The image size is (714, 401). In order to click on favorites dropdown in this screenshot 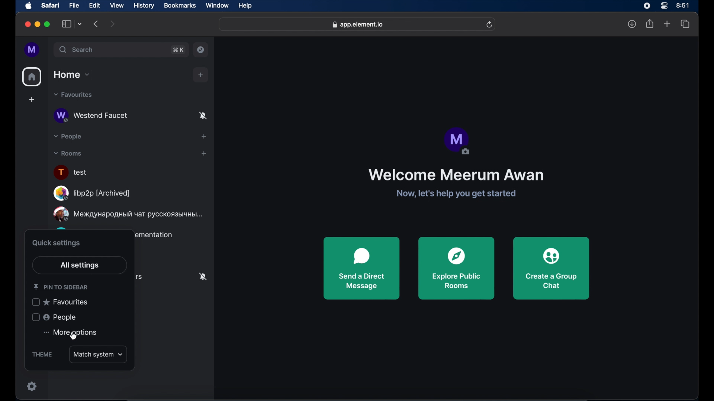, I will do `click(73, 95)`.